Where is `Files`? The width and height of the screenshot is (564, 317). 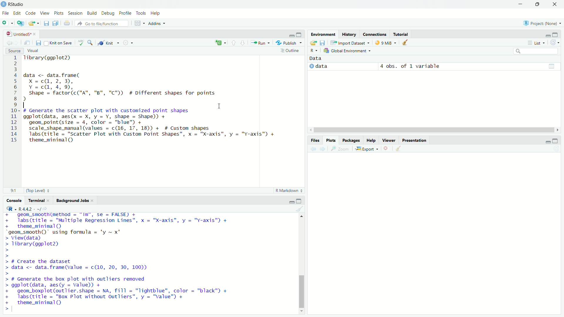 Files is located at coordinates (315, 140).